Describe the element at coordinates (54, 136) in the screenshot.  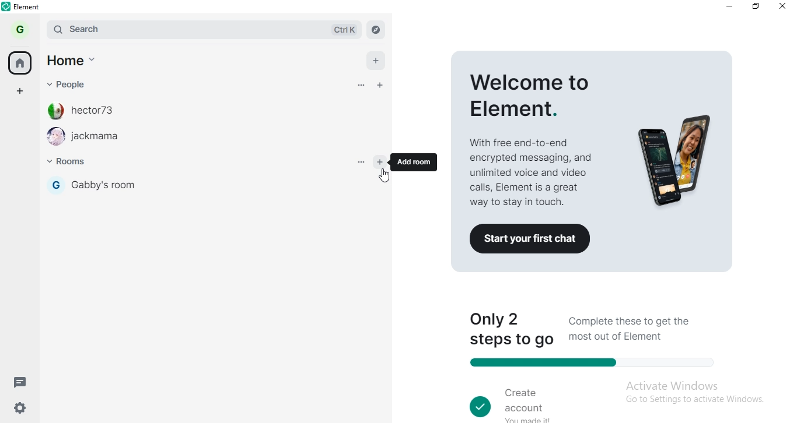
I see `profile image` at that location.